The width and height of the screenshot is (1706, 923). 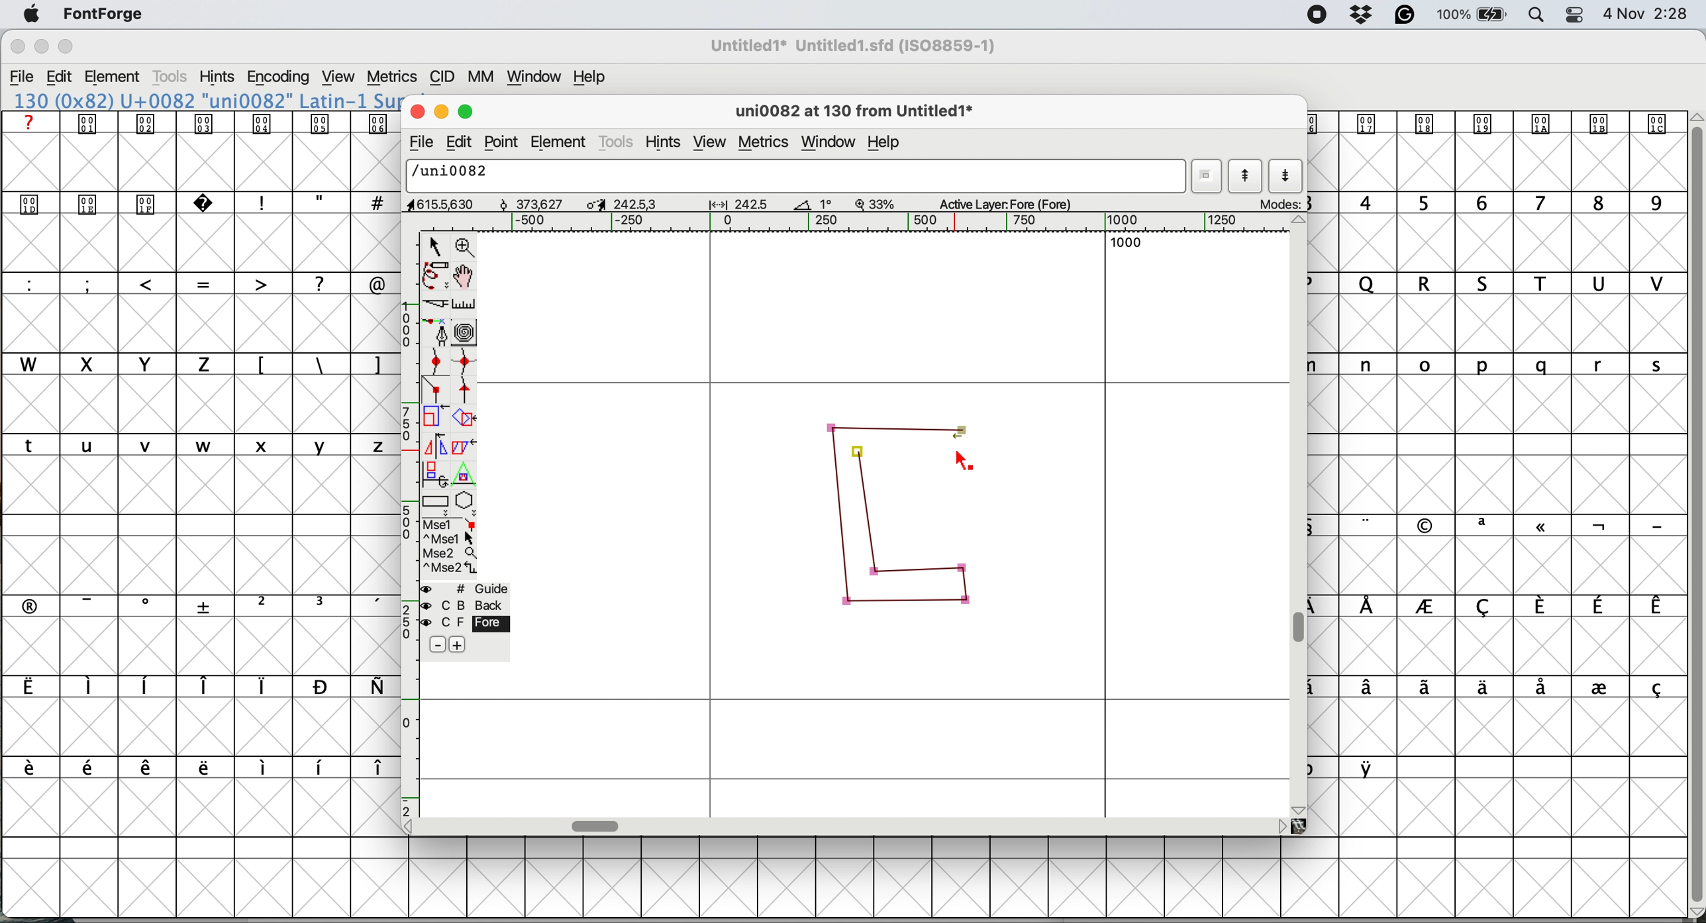 What do you see at coordinates (466, 589) in the screenshot?
I see `guide` at bounding box center [466, 589].